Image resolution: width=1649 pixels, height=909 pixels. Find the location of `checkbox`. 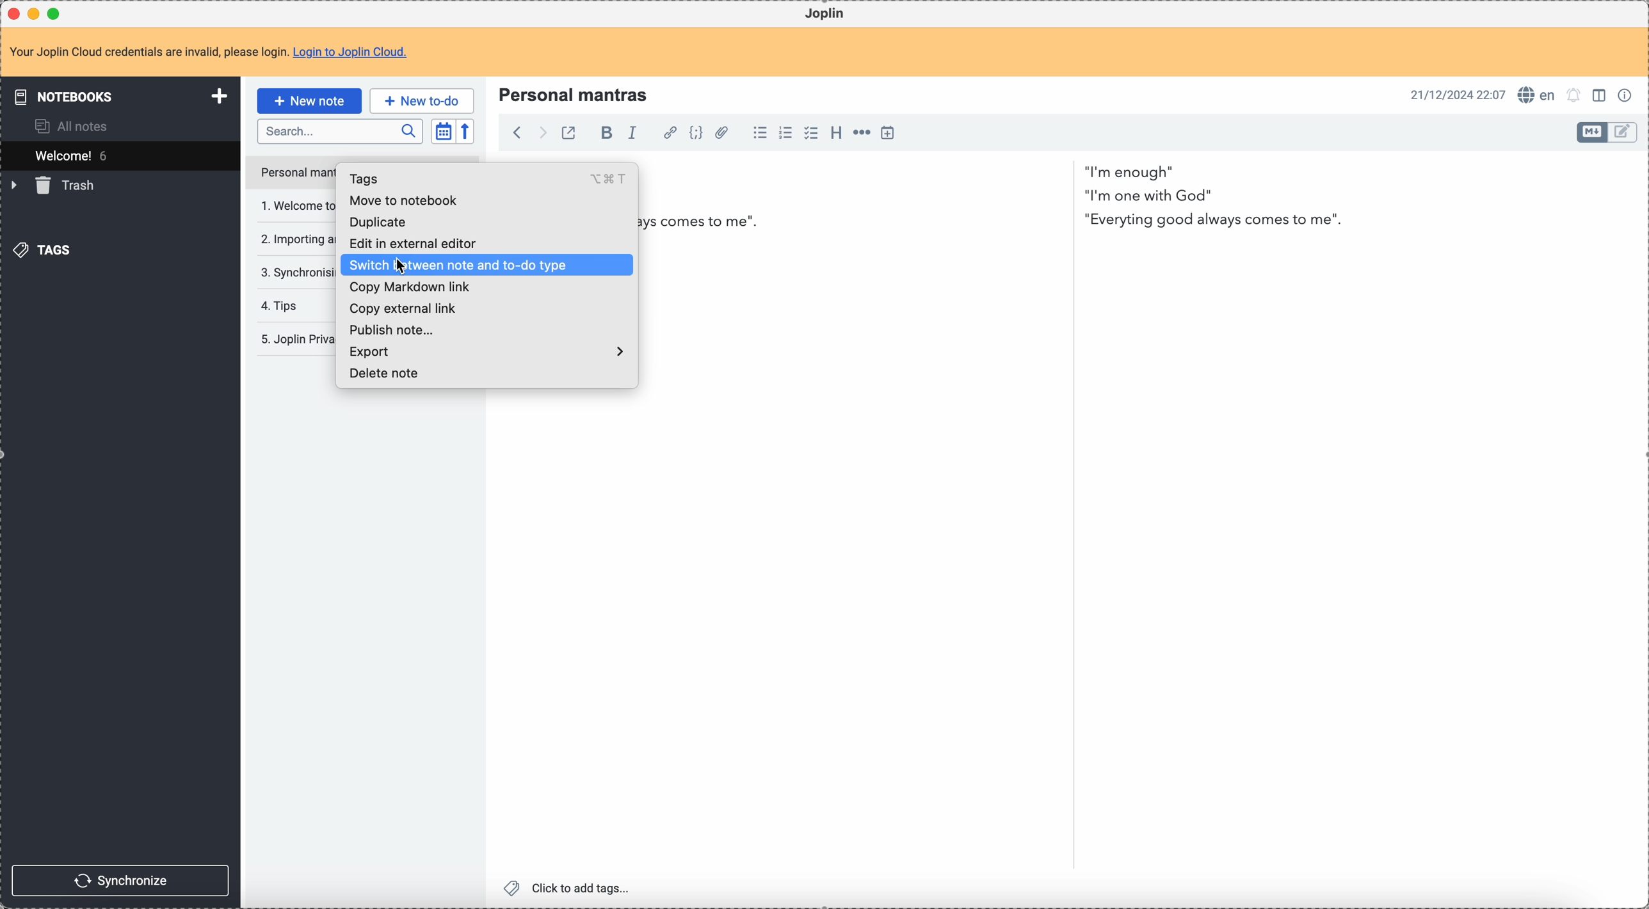

checkbox is located at coordinates (810, 133).